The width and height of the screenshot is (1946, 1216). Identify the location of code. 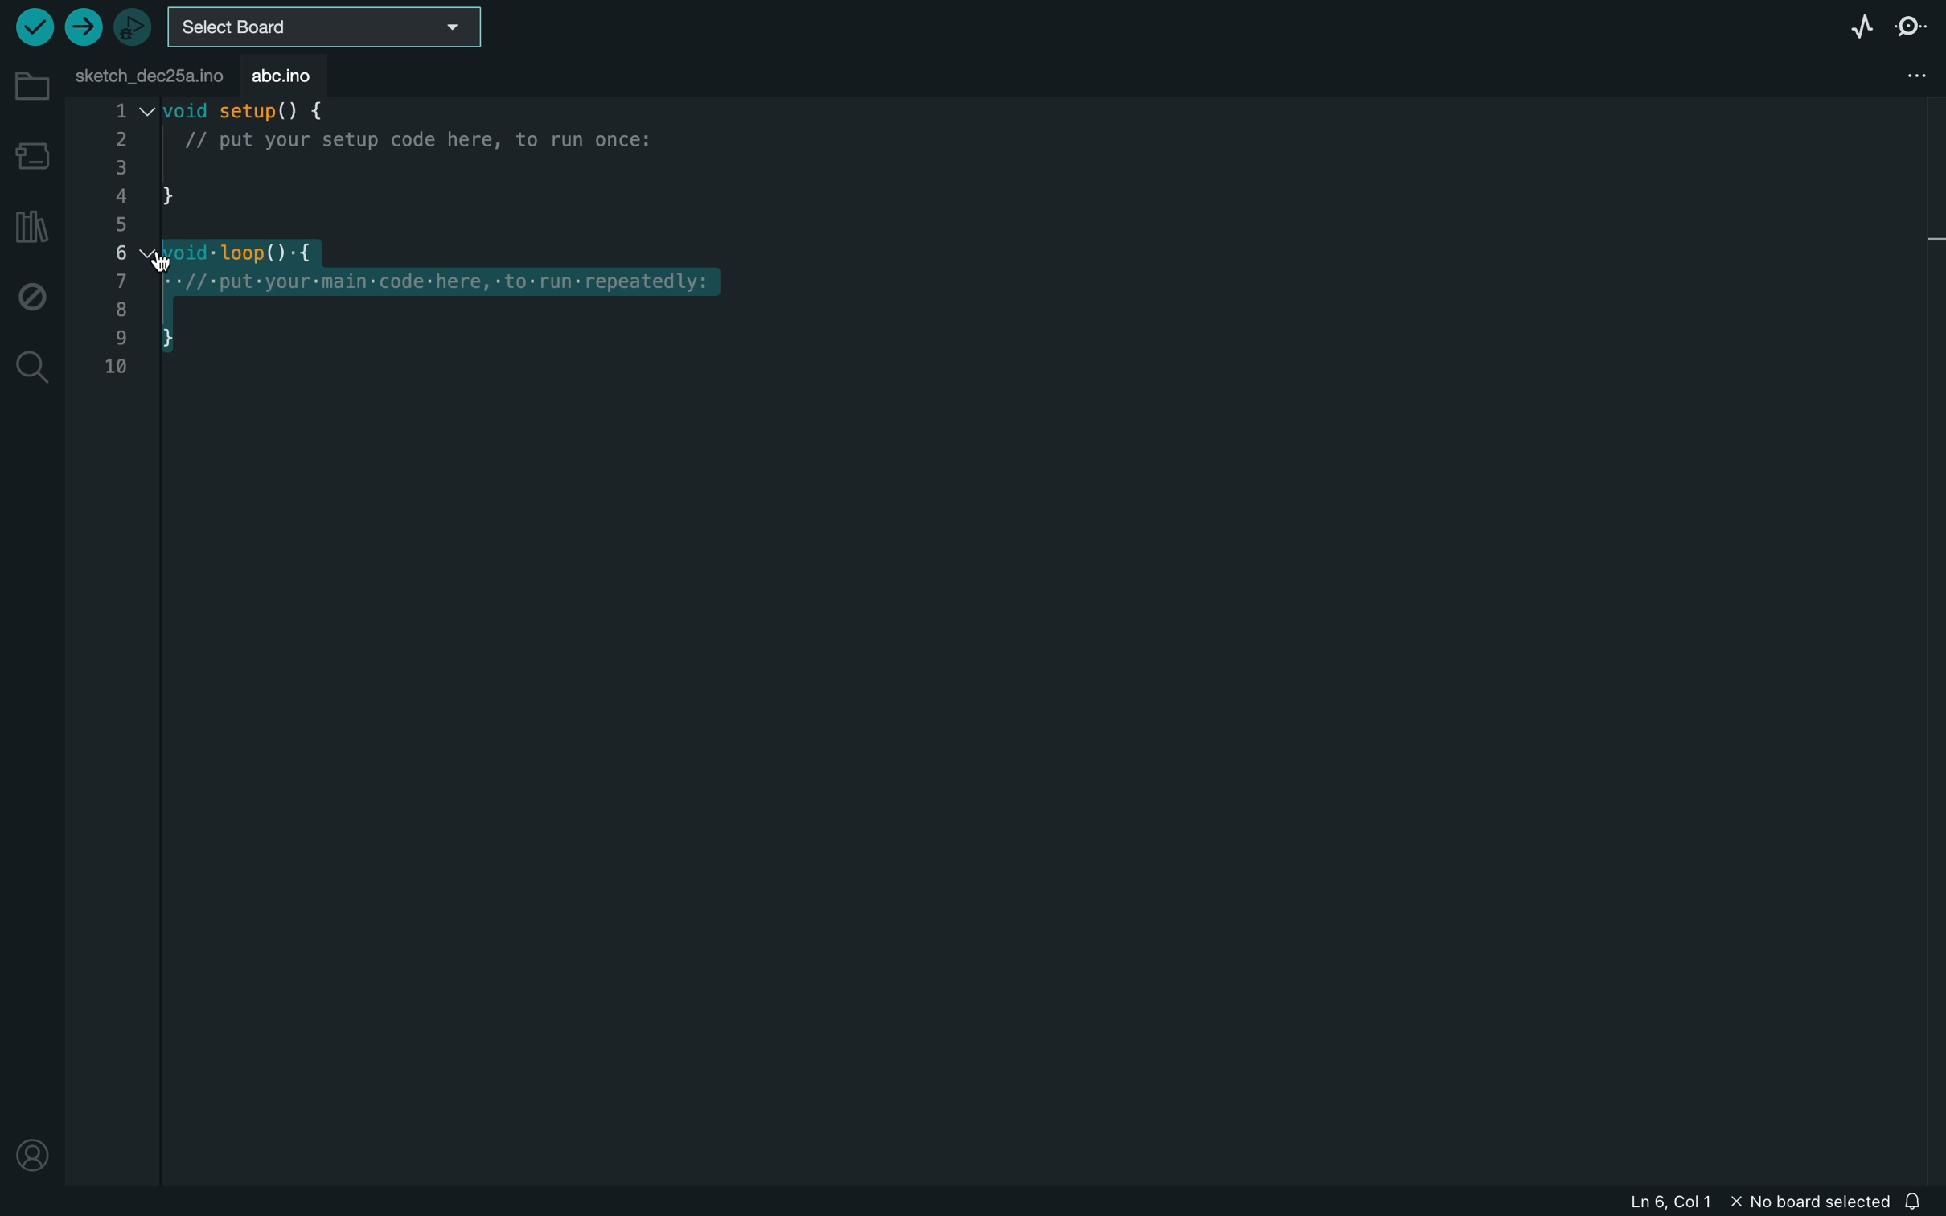
(476, 241).